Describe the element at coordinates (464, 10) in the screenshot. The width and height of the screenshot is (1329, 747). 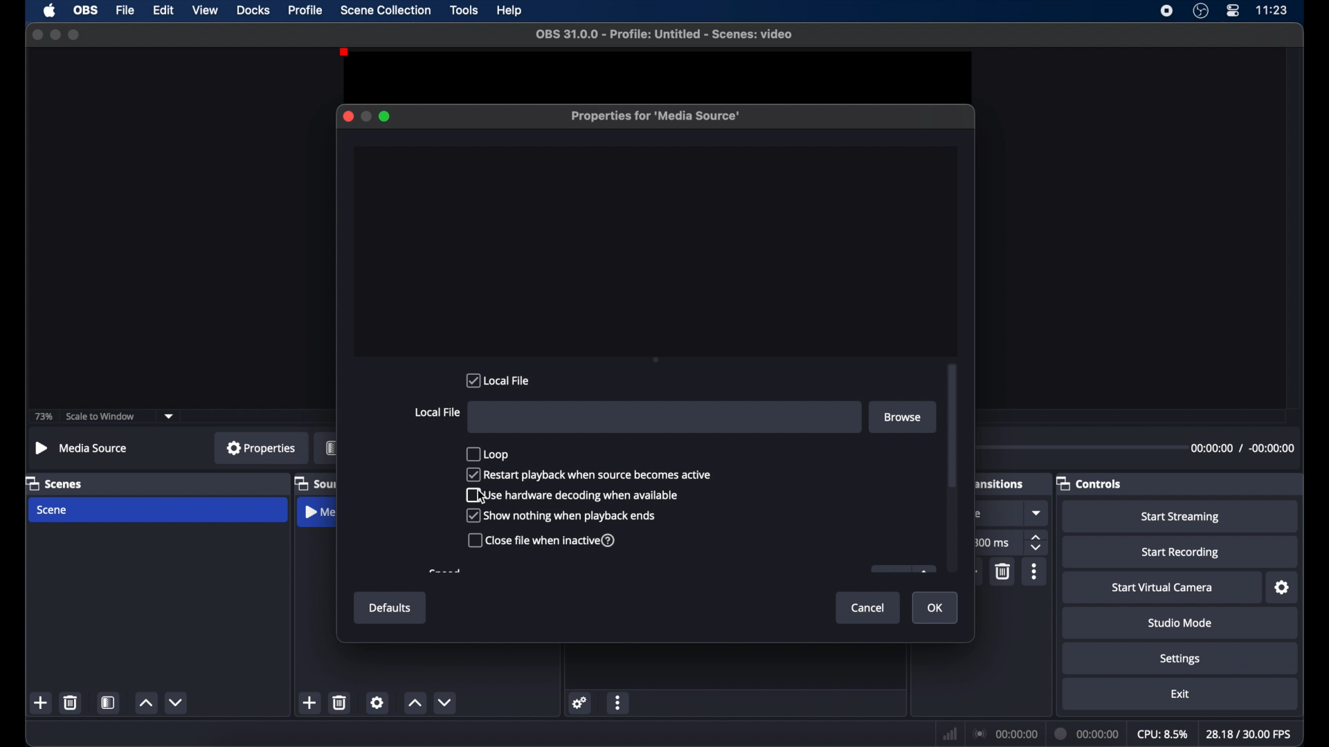
I see `tools` at that location.